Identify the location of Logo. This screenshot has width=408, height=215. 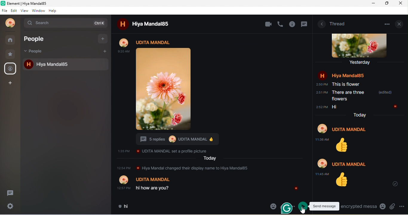
(3, 3).